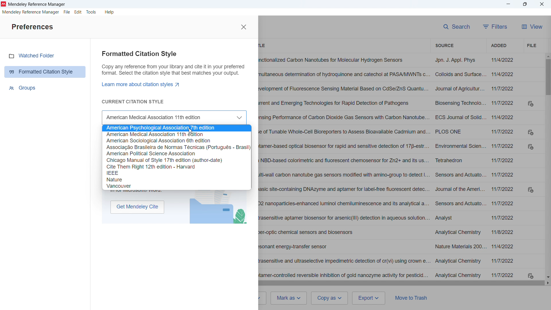 This screenshot has height=310, width=551. What do you see at coordinates (190, 131) in the screenshot?
I see `Cursor` at bounding box center [190, 131].